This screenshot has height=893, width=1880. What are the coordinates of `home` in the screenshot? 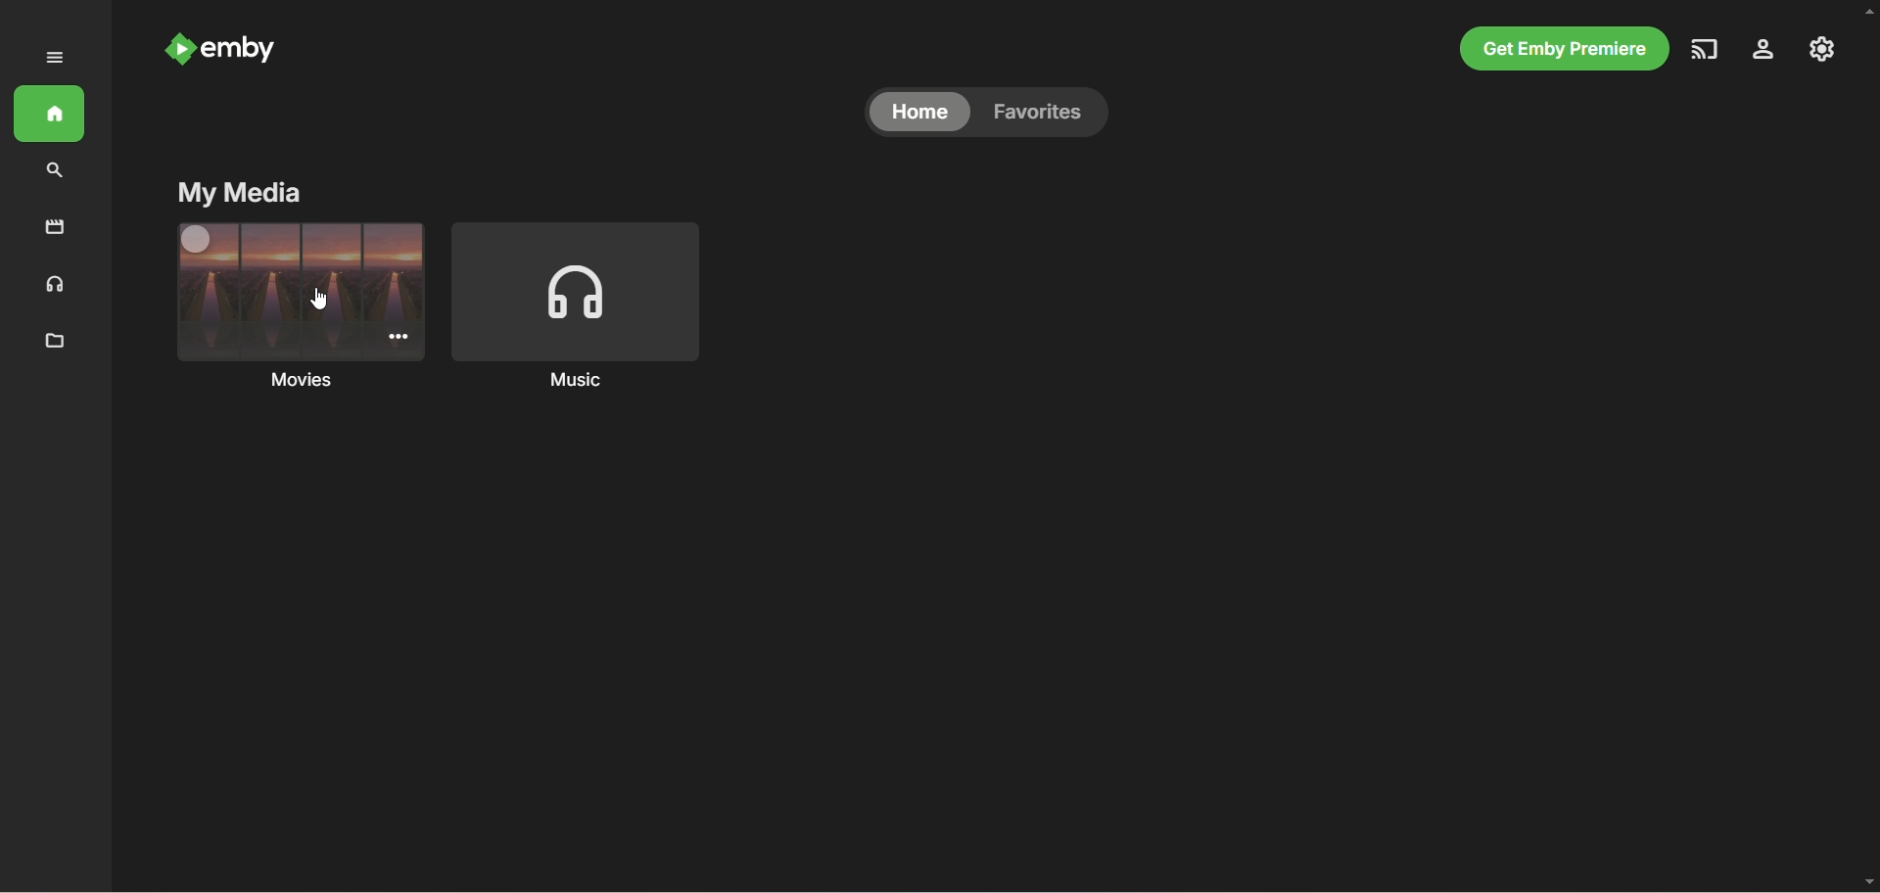 It's located at (918, 113).